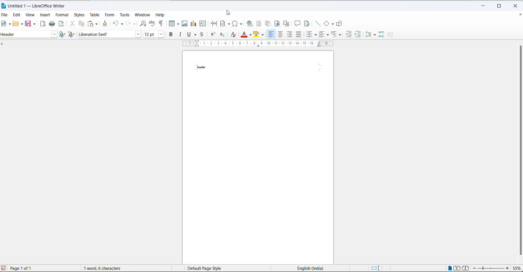 The image size is (523, 272). Describe the element at coordinates (125, 15) in the screenshot. I see `tools` at that location.